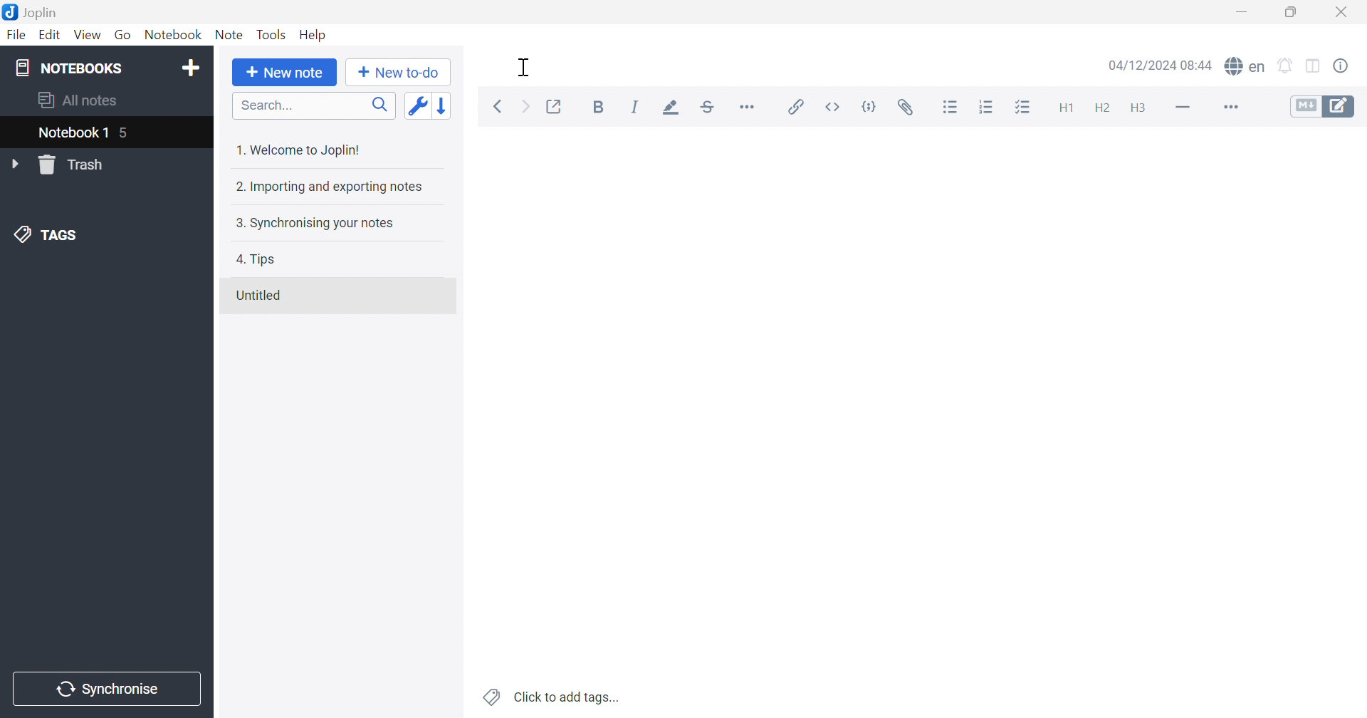  I want to click on Italic, so click(634, 105).